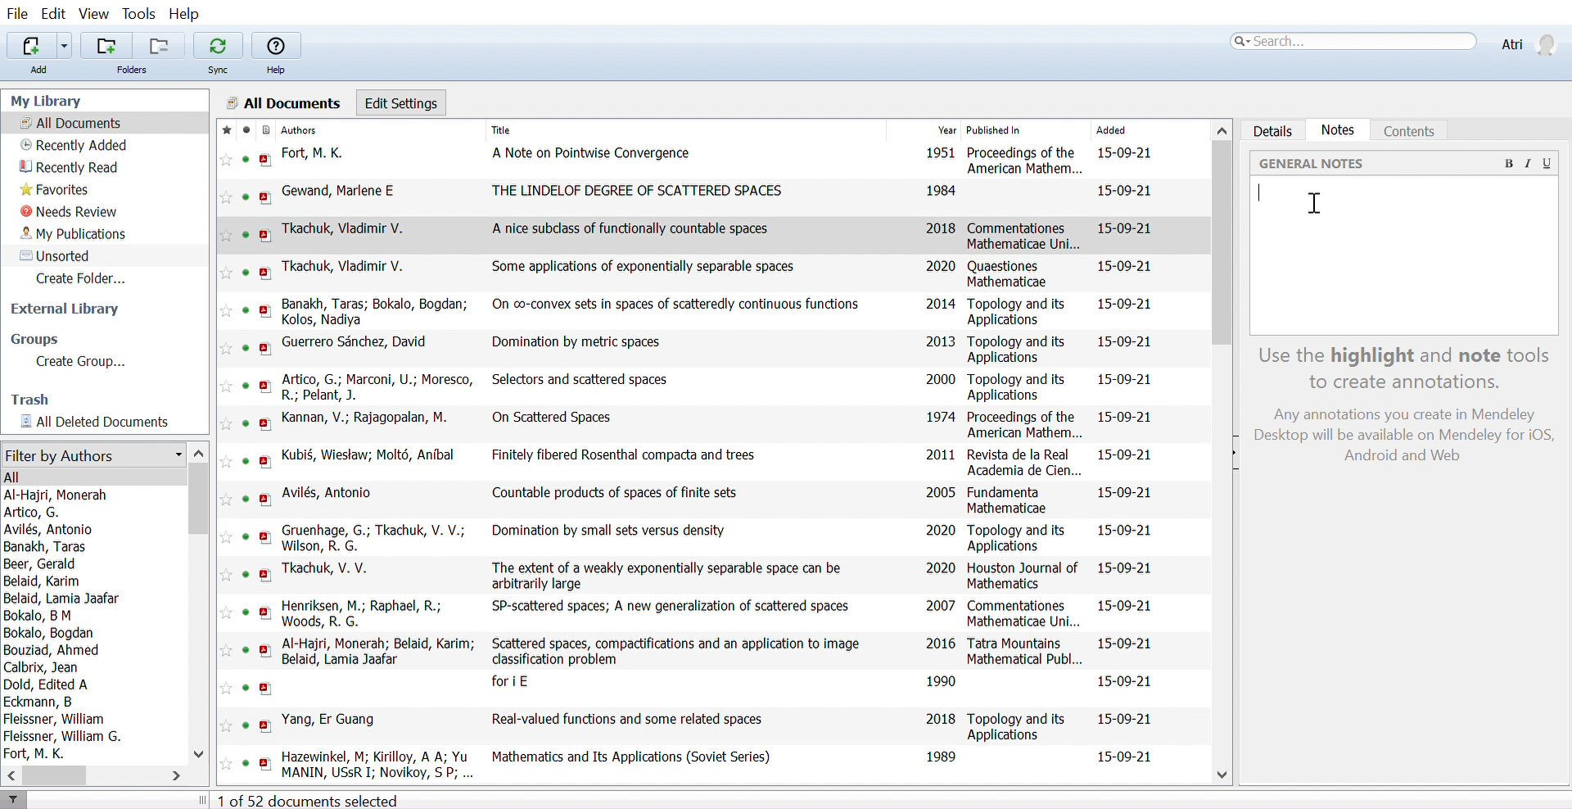  Describe the element at coordinates (343, 266) in the screenshot. I see `Tkachuk, Vladimir V.` at that location.